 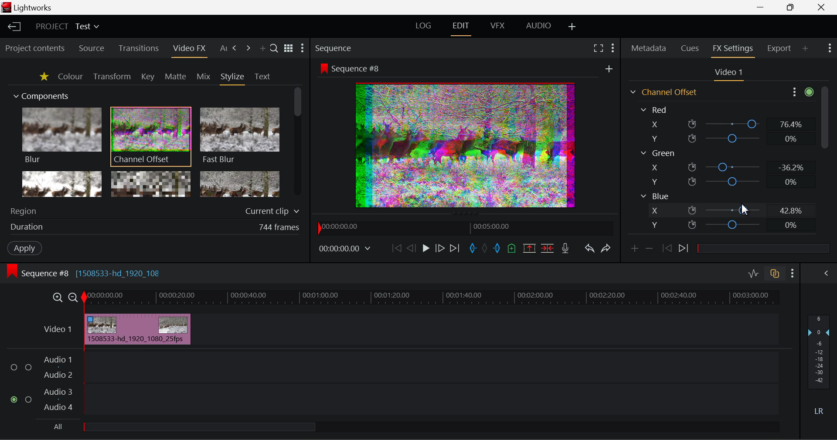 What do you see at coordinates (801, 92) in the screenshot?
I see `Show Settings` at bounding box center [801, 92].